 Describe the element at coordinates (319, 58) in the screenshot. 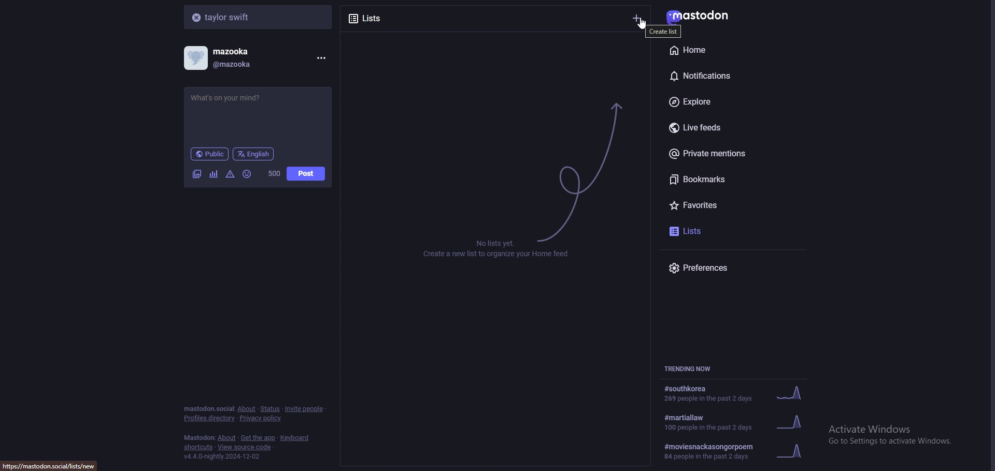

I see `menu` at that location.